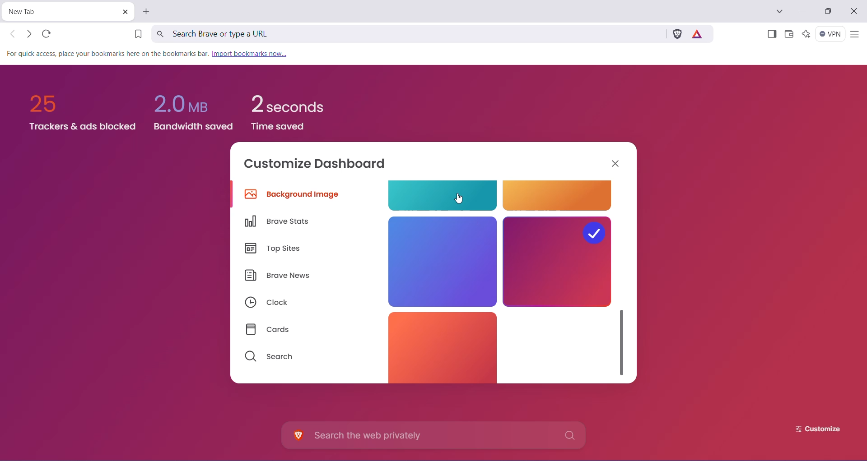 Image resolution: width=867 pixels, height=461 pixels. What do you see at coordinates (677, 33) in the screenshot?
I see `Brave Shields` at bounding box center [677, 33].